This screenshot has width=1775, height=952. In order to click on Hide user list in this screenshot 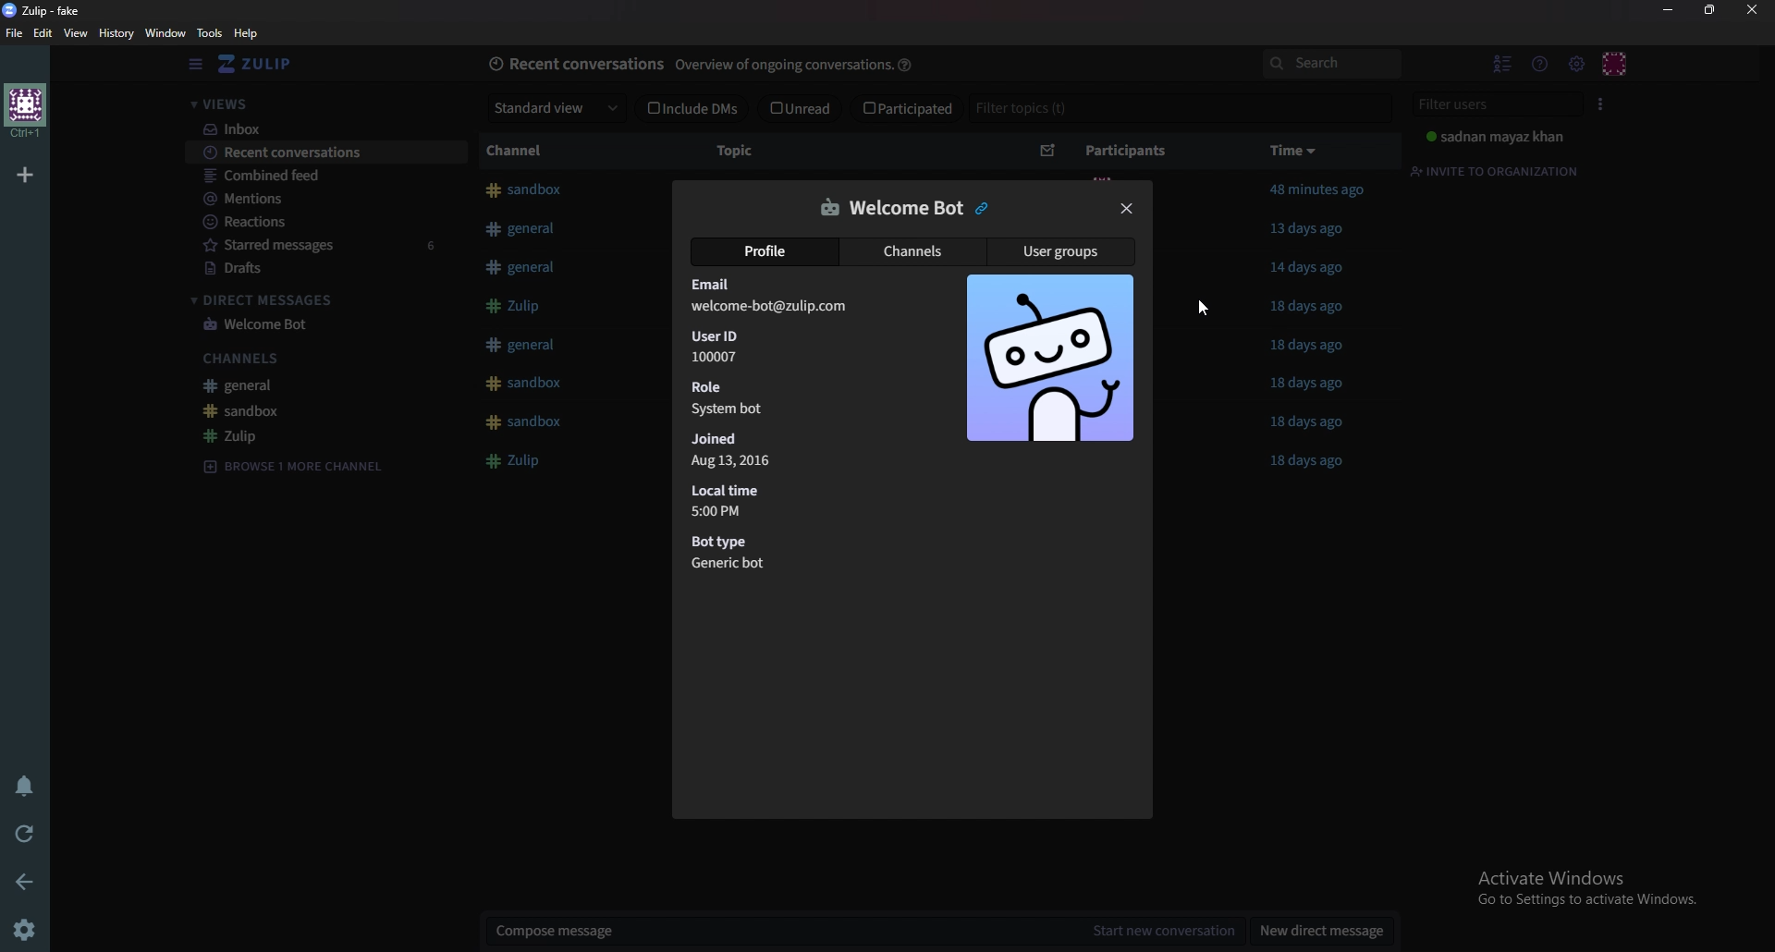, I will do `click(1502, 64)`.